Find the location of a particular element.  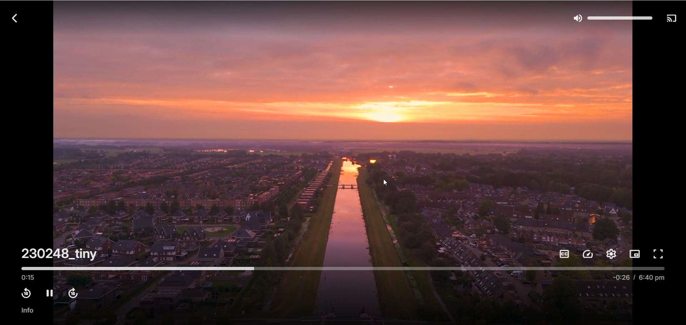

rewind is located at coordinates (25, 293).